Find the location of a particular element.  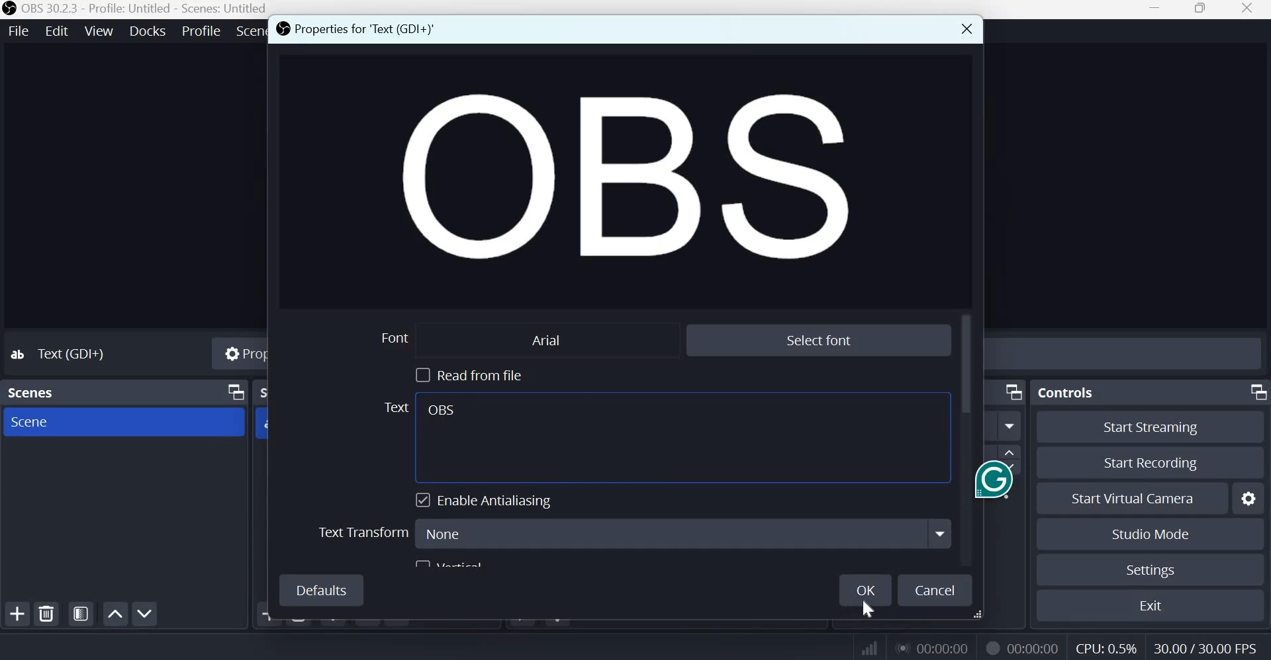

vertical is located at coordinates (455, 563).